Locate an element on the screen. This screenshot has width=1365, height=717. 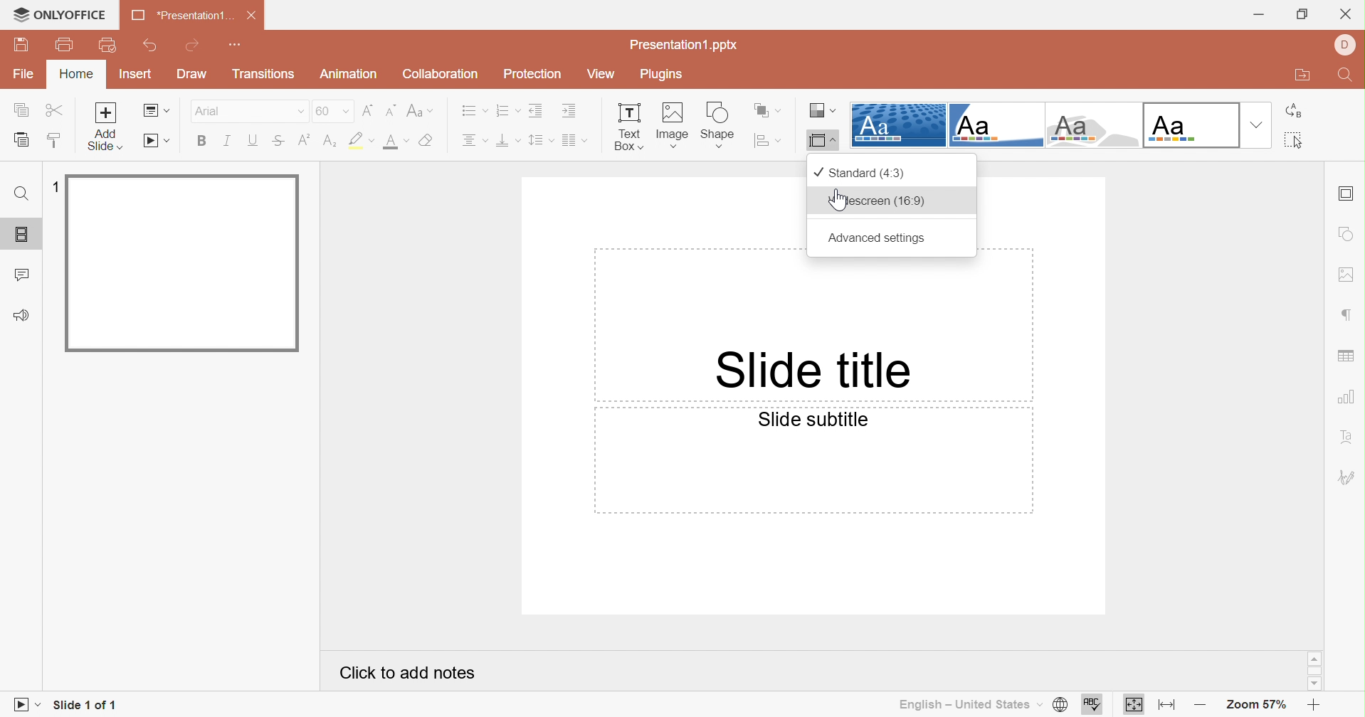
Dotted is located at coordinates (897, 124).